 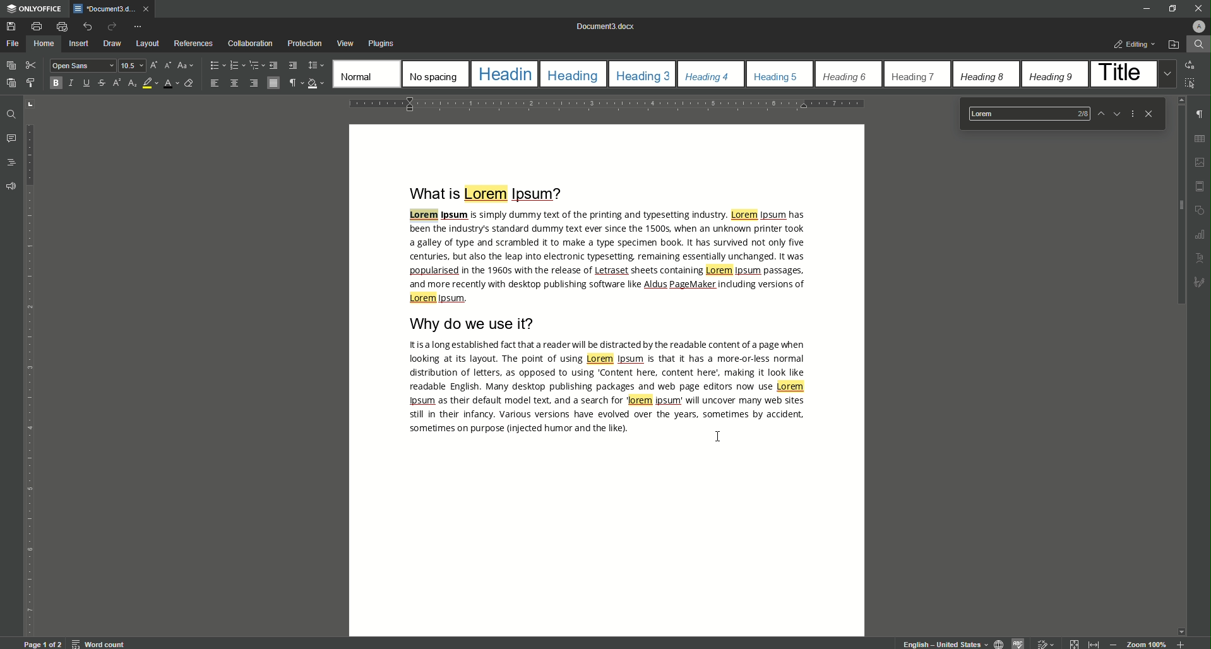 What do you see at coordinates (32, 83) in the screenshot?
I see `Copy style` at bounding box center [32, 83].